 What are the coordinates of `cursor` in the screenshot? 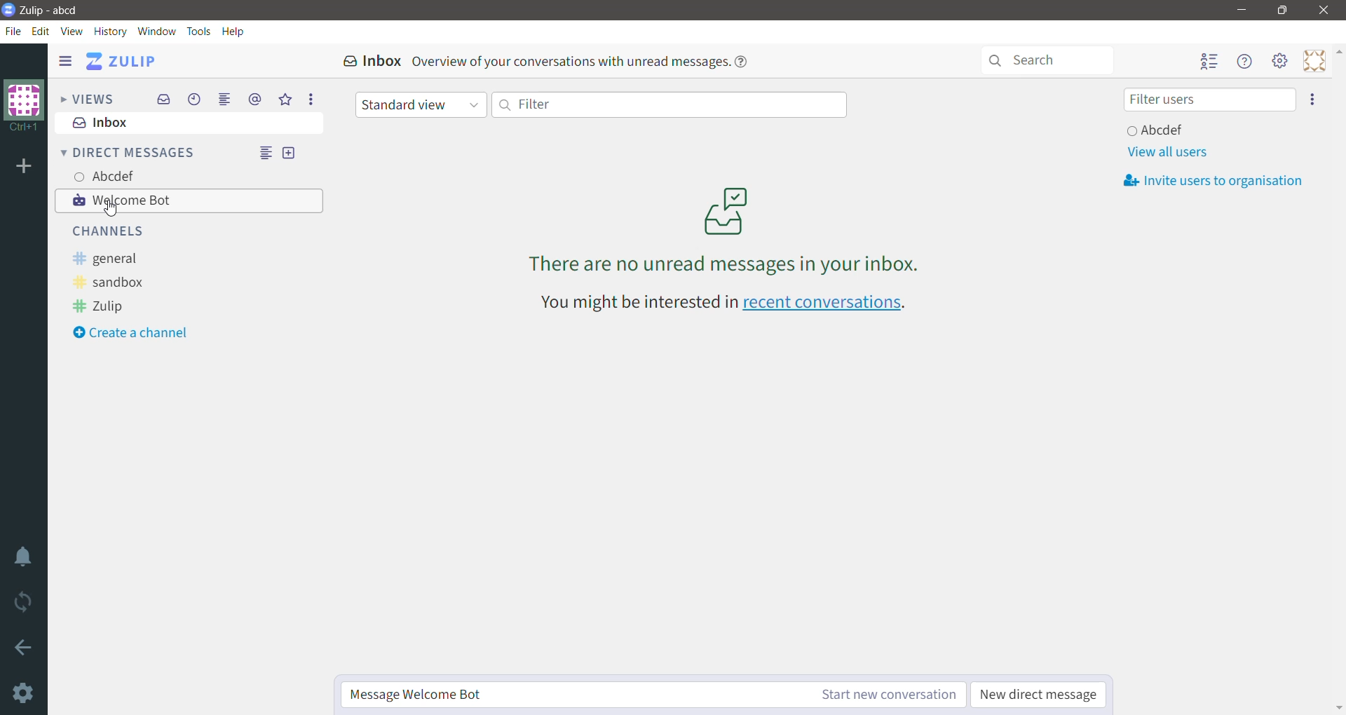 It's located at (114, 209).